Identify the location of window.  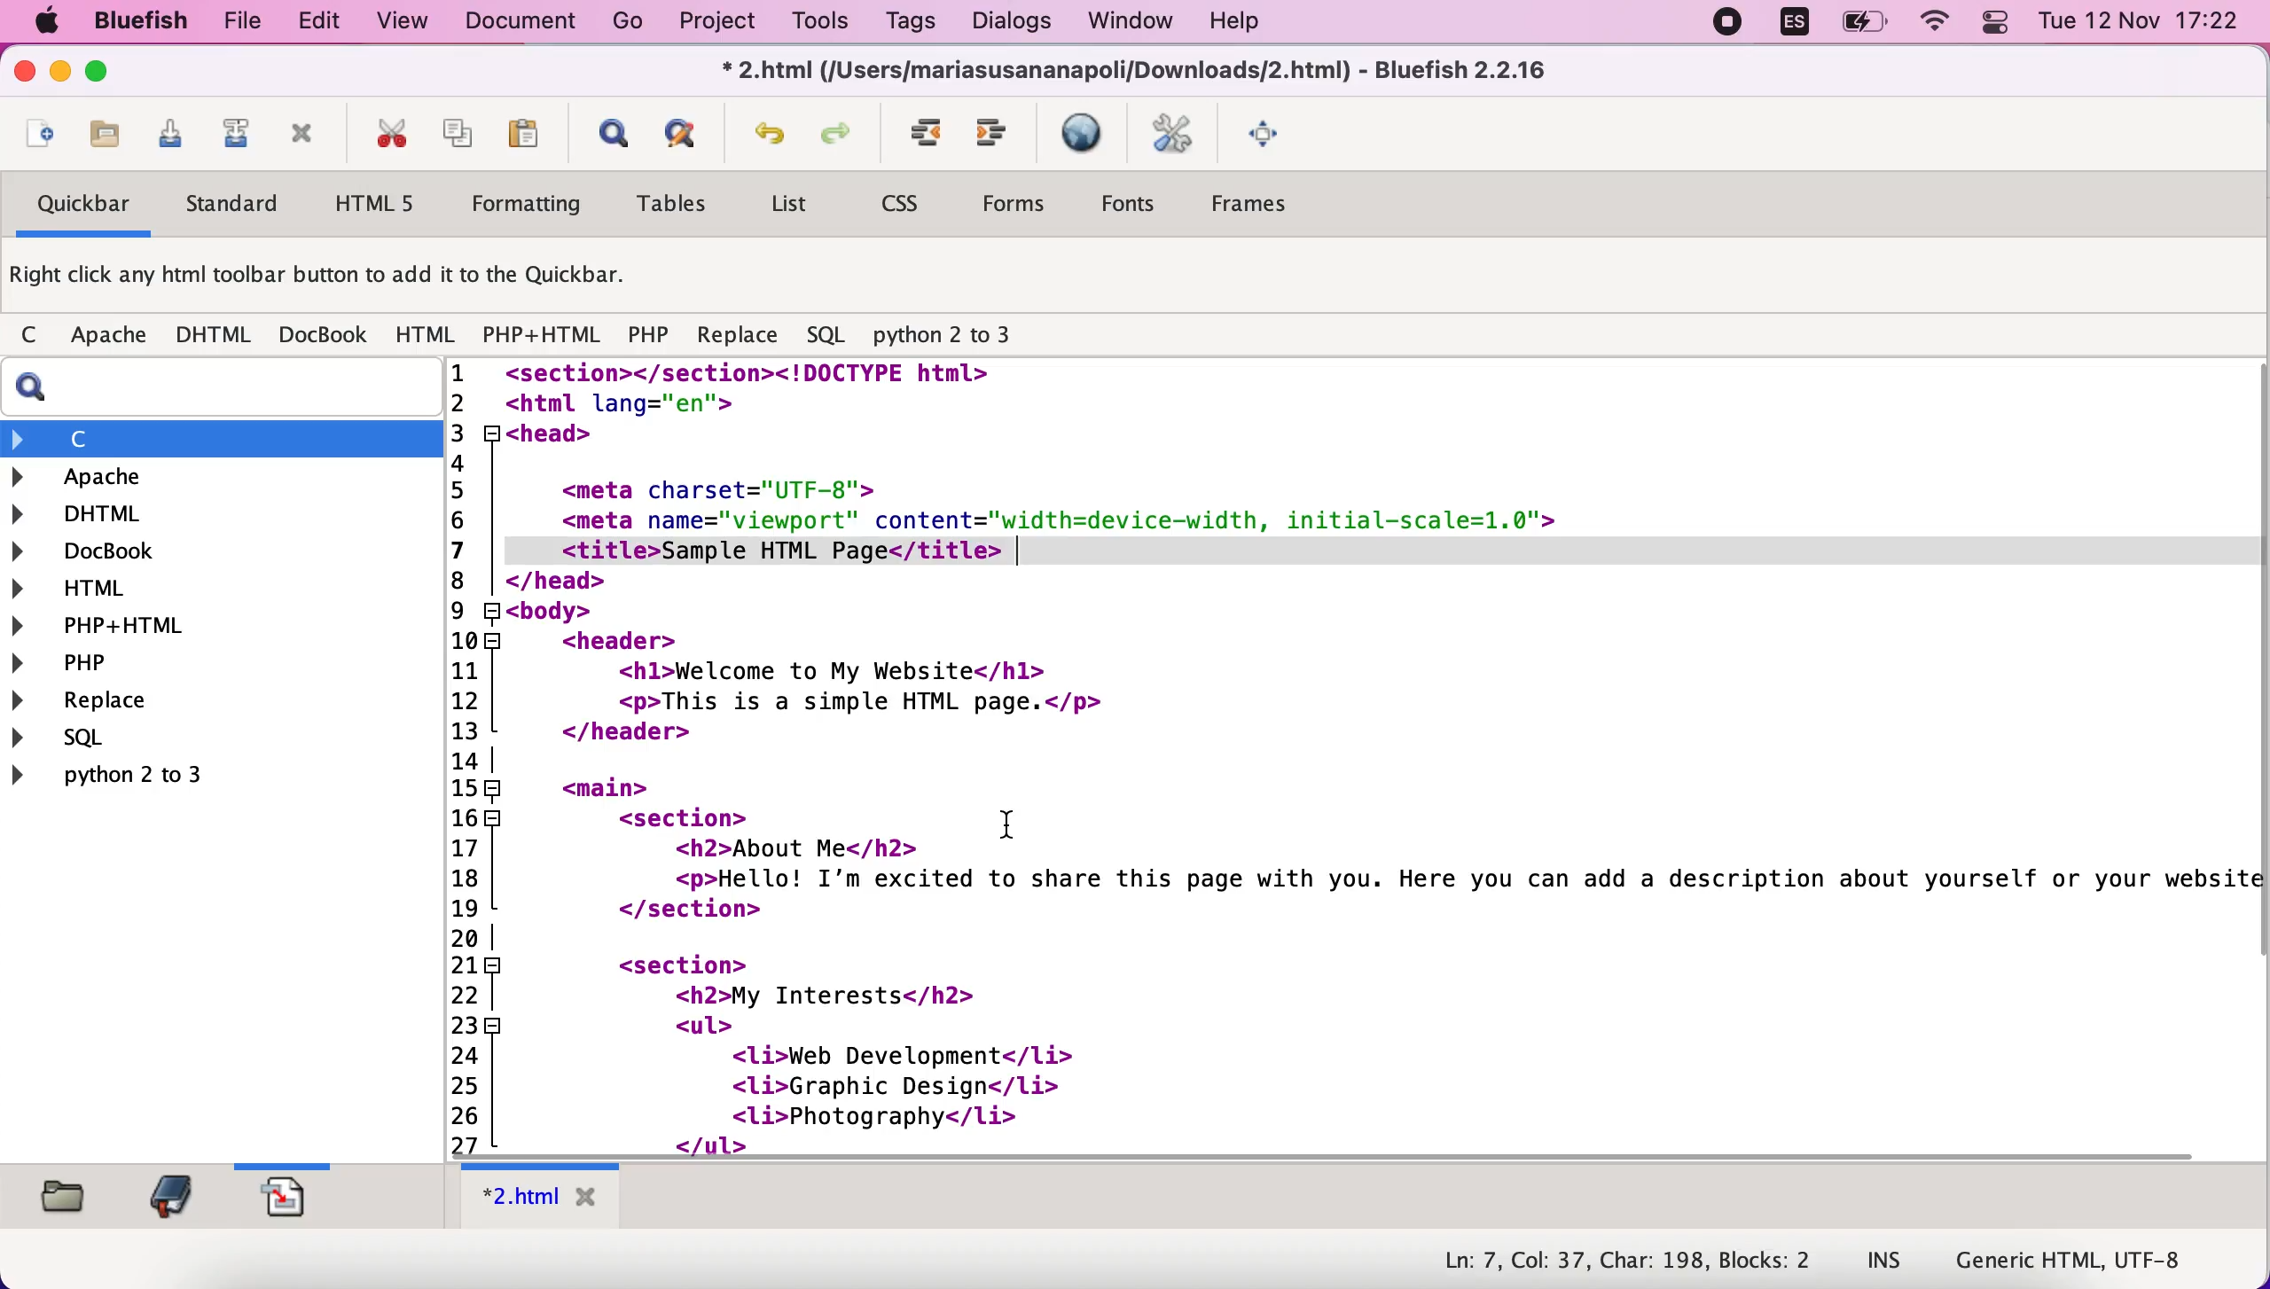
(1135, 24).